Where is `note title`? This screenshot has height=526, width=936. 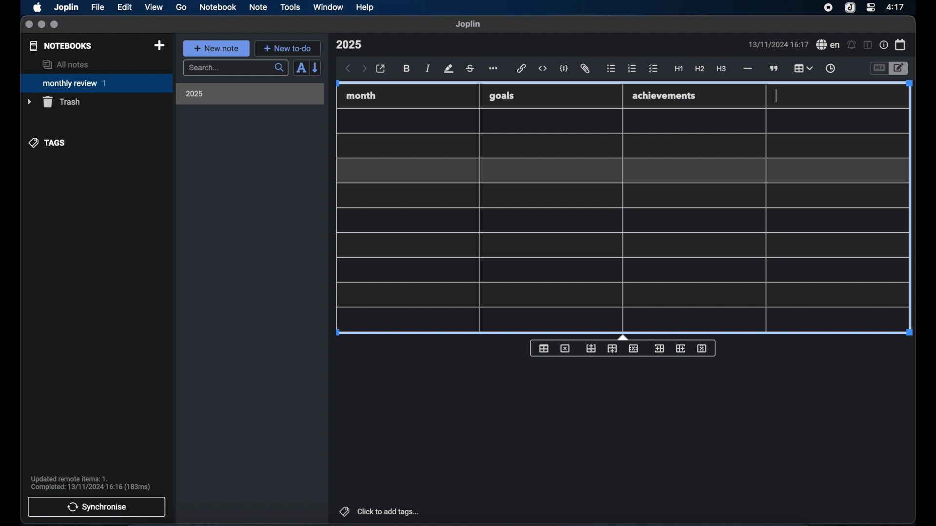
note title is located at coordinates (349, 45).